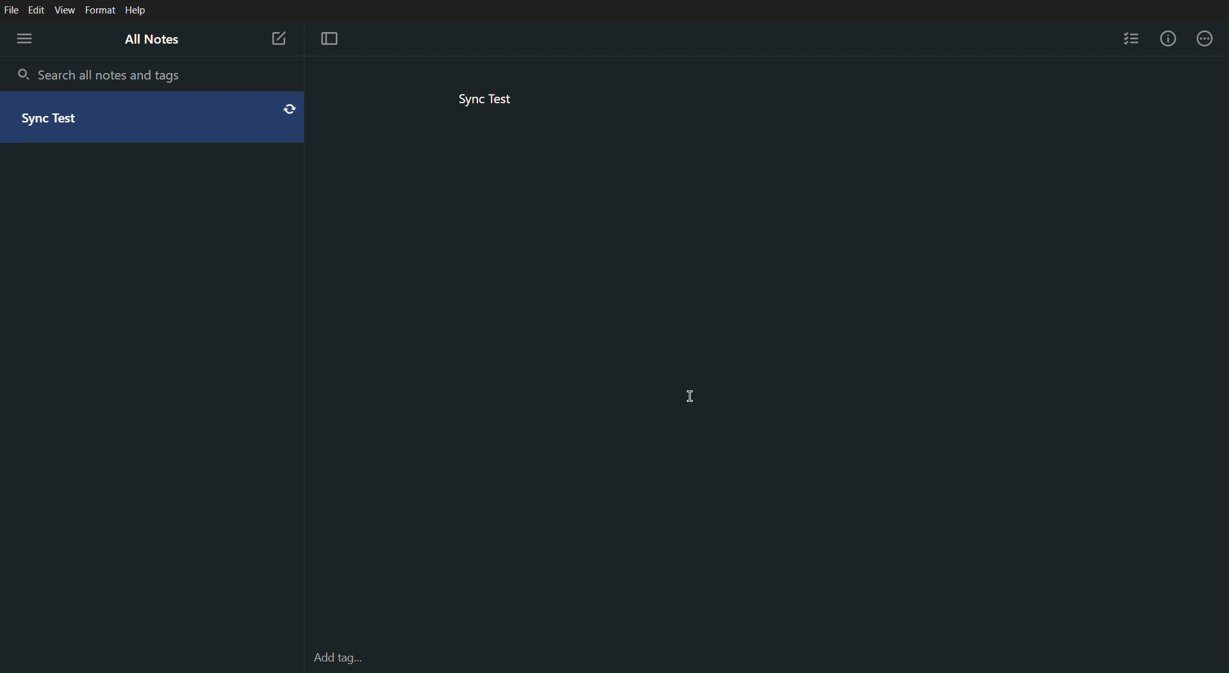 The width and height of the screenshot is (1229, 673). What do you see at coordinates (138, 10) in the screenshot?
I see `Help` at bounding box center [138, 10].